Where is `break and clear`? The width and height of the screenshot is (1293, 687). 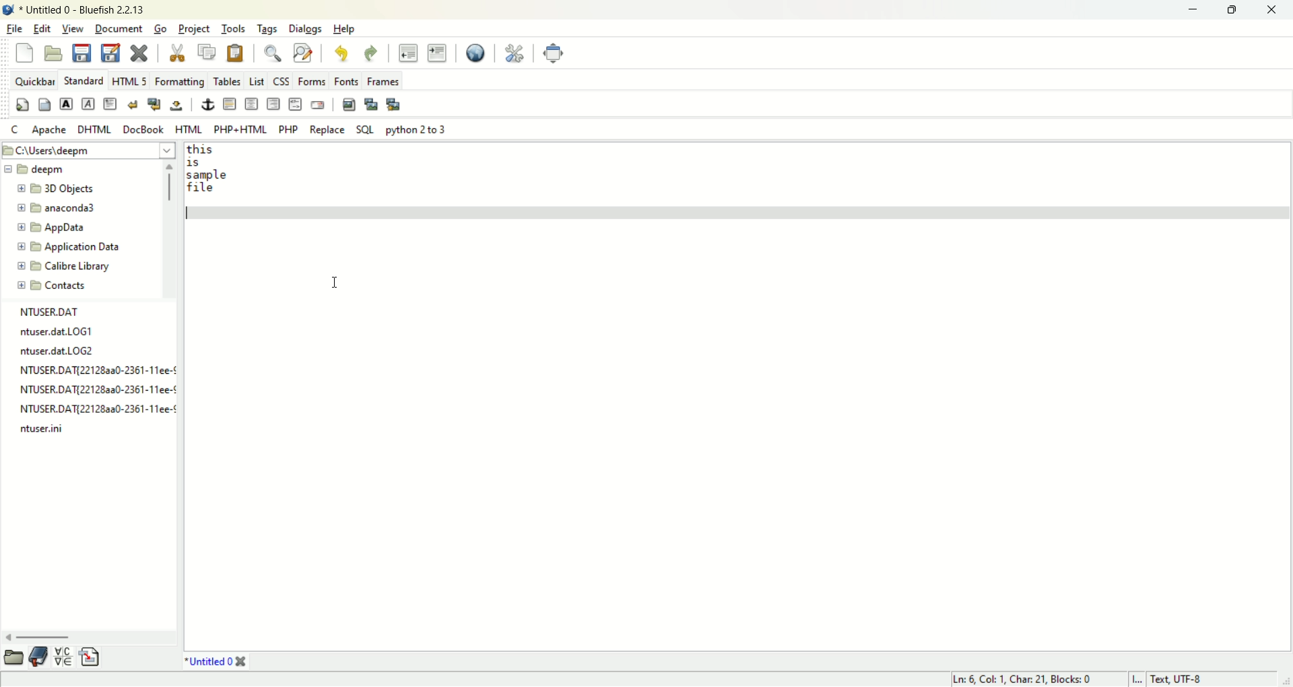
break and clear is located at coordinates (154, 102).